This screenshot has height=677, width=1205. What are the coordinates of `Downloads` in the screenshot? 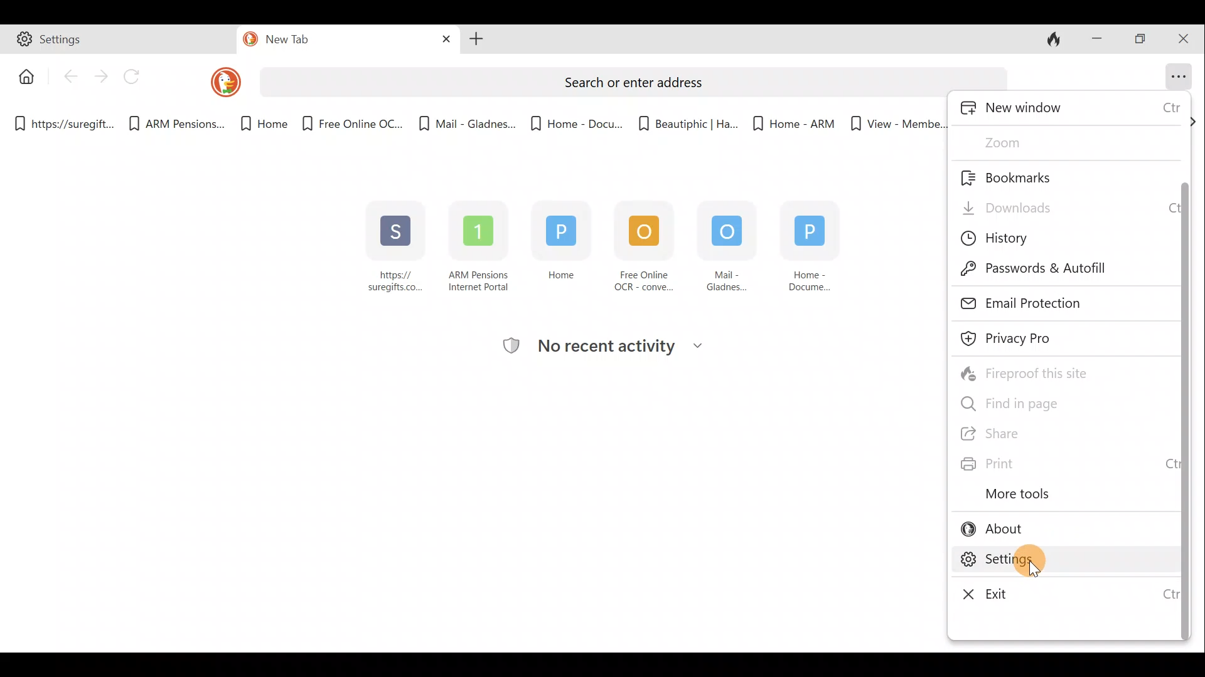 It's located at (1004, 205).